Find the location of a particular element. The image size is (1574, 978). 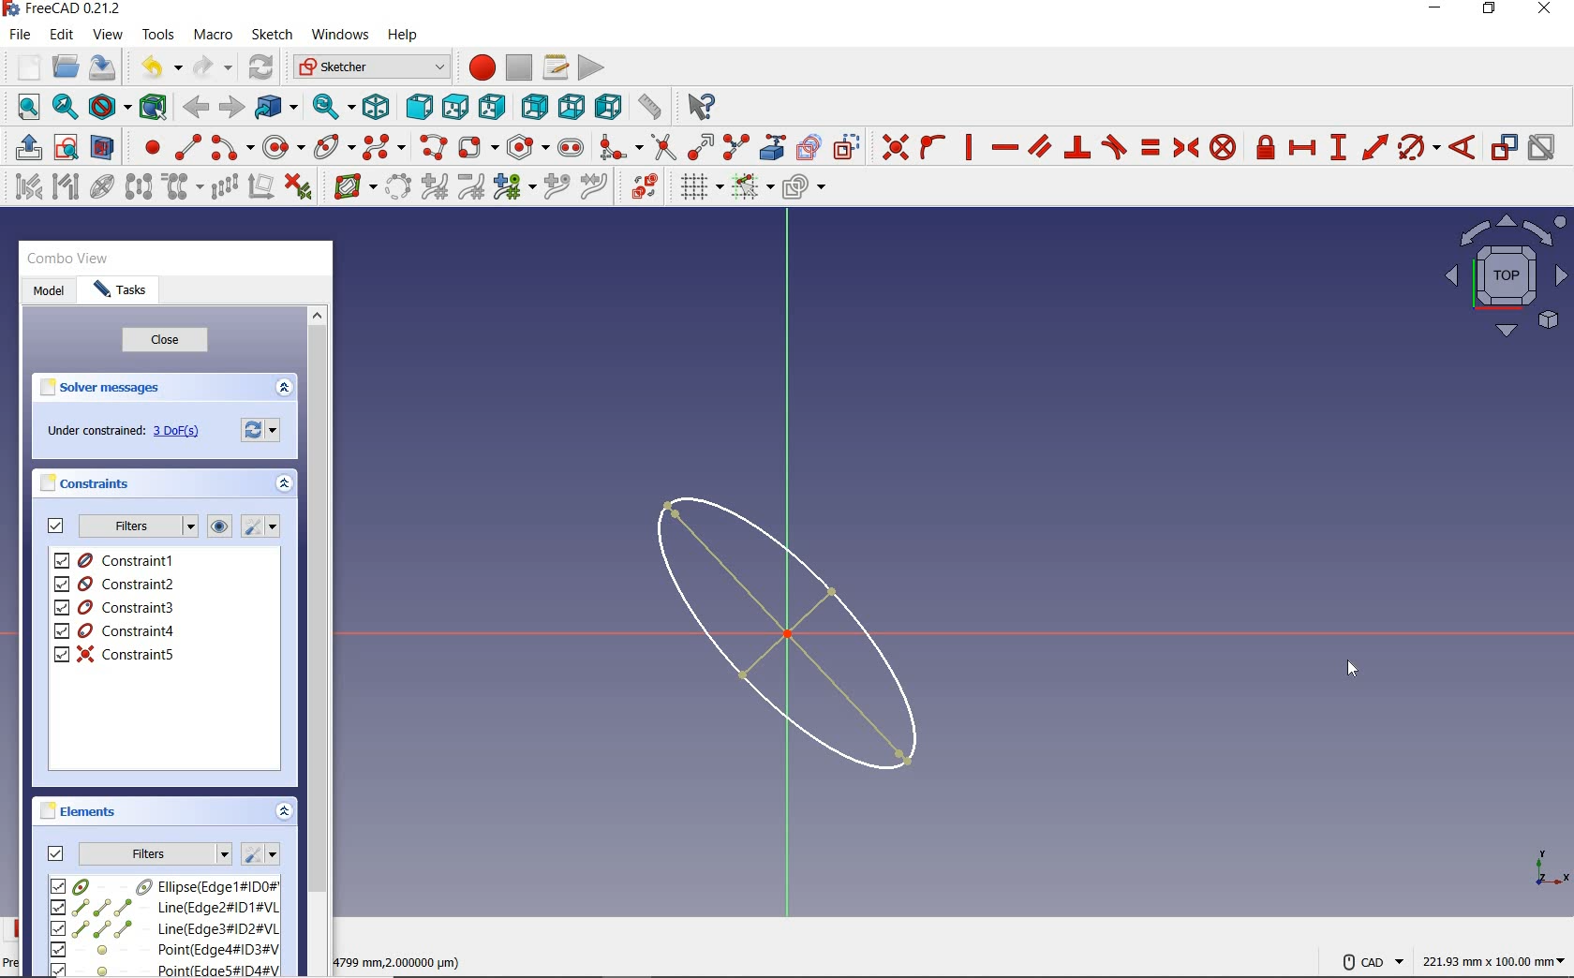

create regular polygon is located at coordinates (528, 147).